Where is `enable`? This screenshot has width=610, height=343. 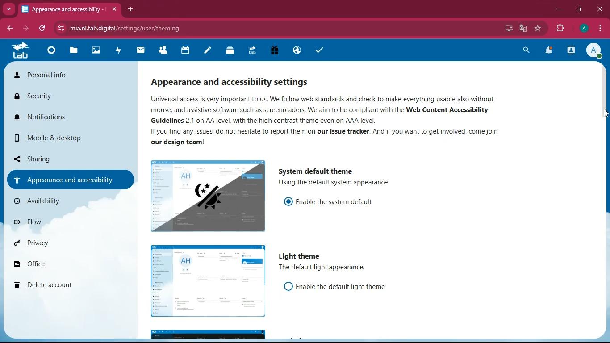 enable is located at coordinates (340, 202).